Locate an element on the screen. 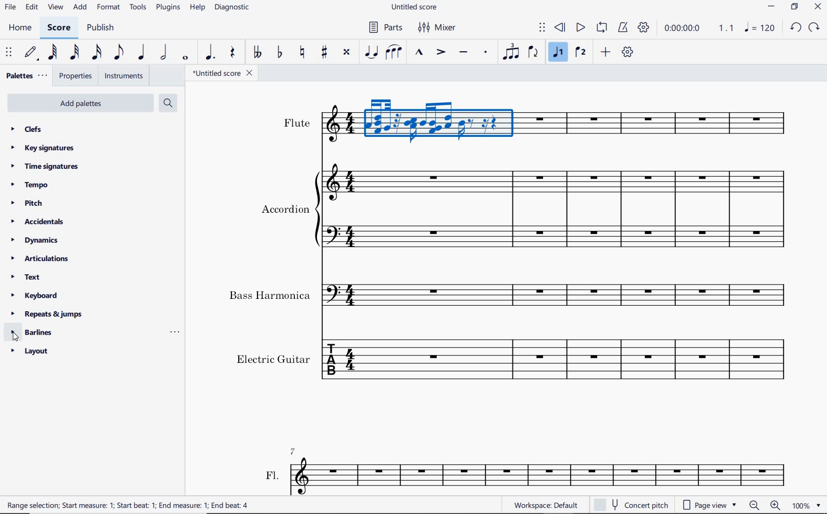 This screenshot has height=514, width=827. playback time is located at coordinates (683, 29).